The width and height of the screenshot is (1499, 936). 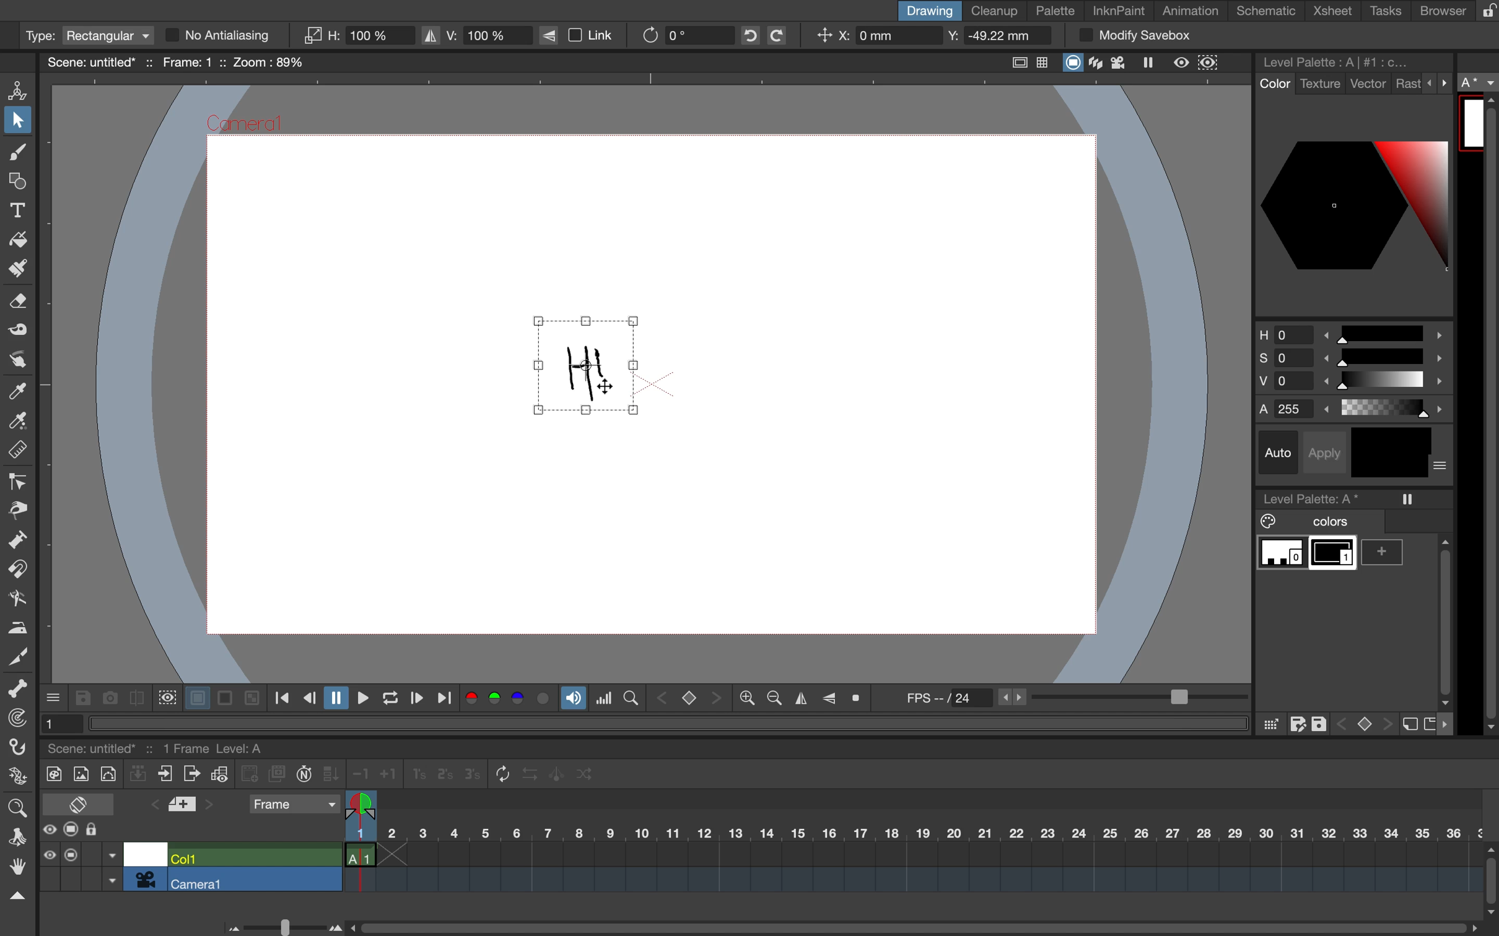 What do you see at coordinates (17, 360) in the screenshot?
I see `finger tool` at bounding box center [17, 360].